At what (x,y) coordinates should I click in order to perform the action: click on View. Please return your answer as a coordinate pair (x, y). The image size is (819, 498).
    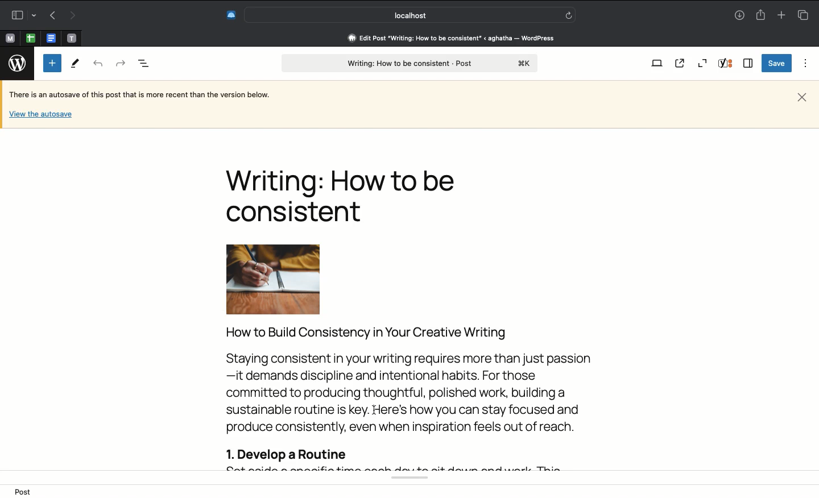
    Looking at the image, I should click on (656, 64).